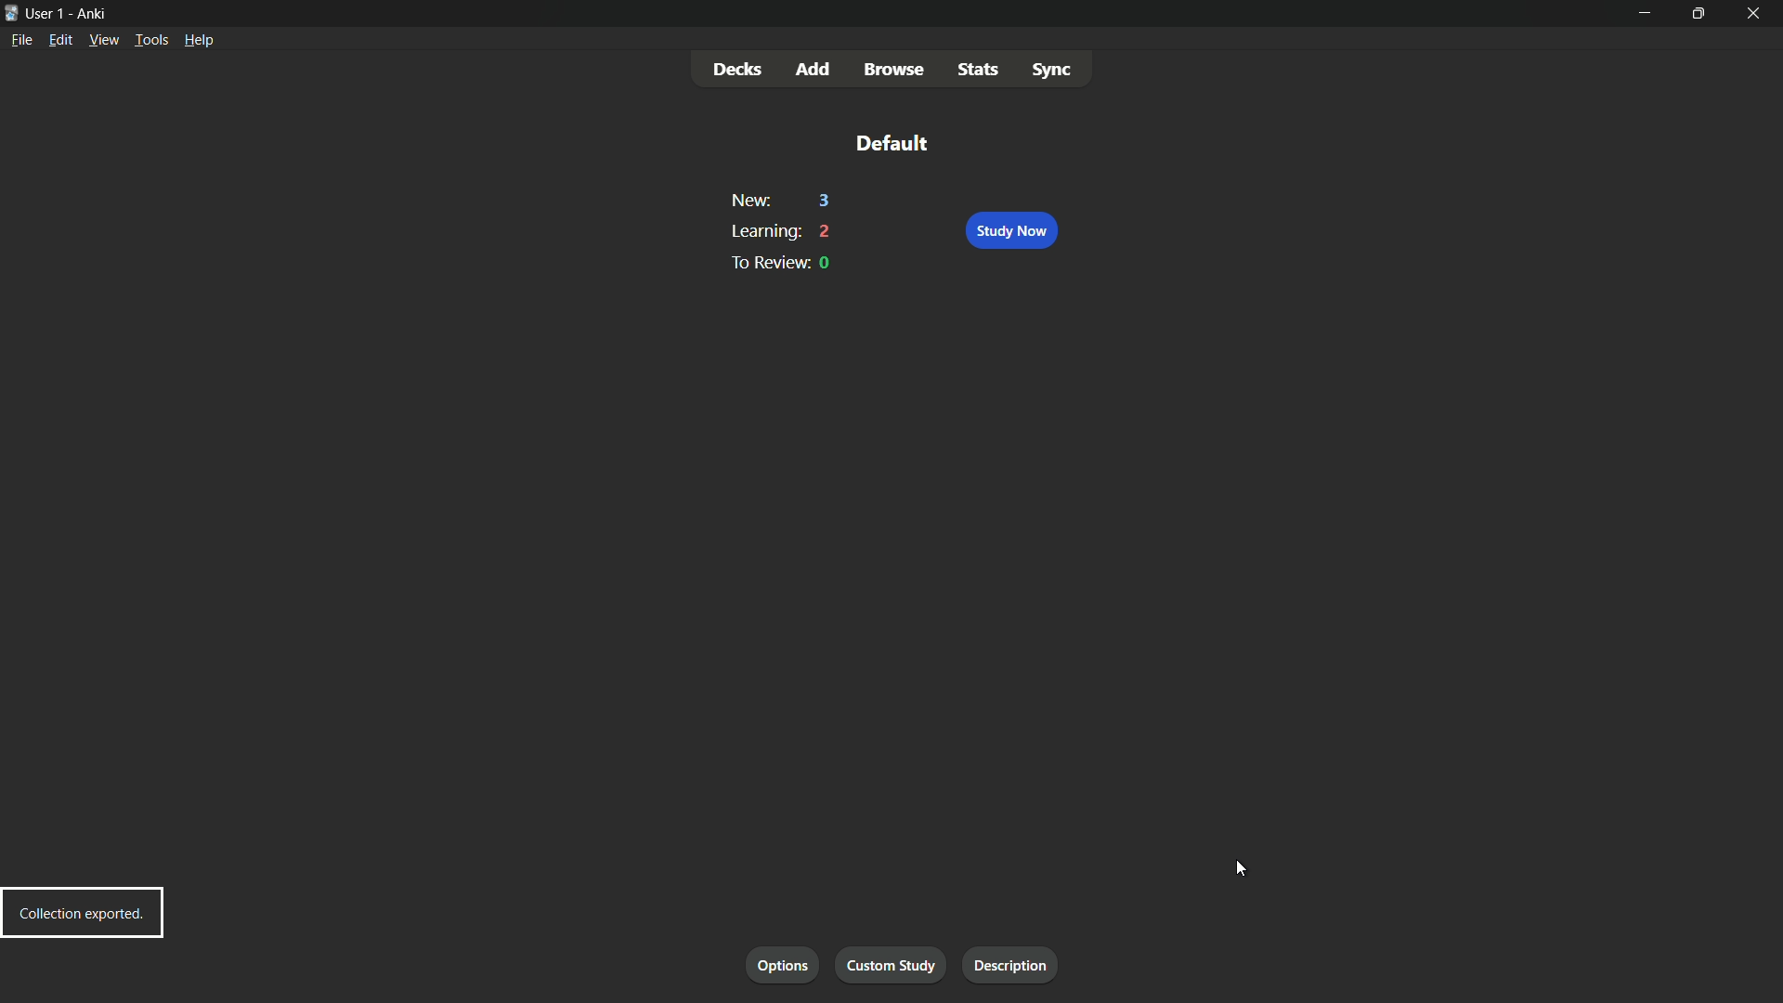 The width and height of the screenshot is (1783, 1003). I want to click on edit menu, so click(60, 40).